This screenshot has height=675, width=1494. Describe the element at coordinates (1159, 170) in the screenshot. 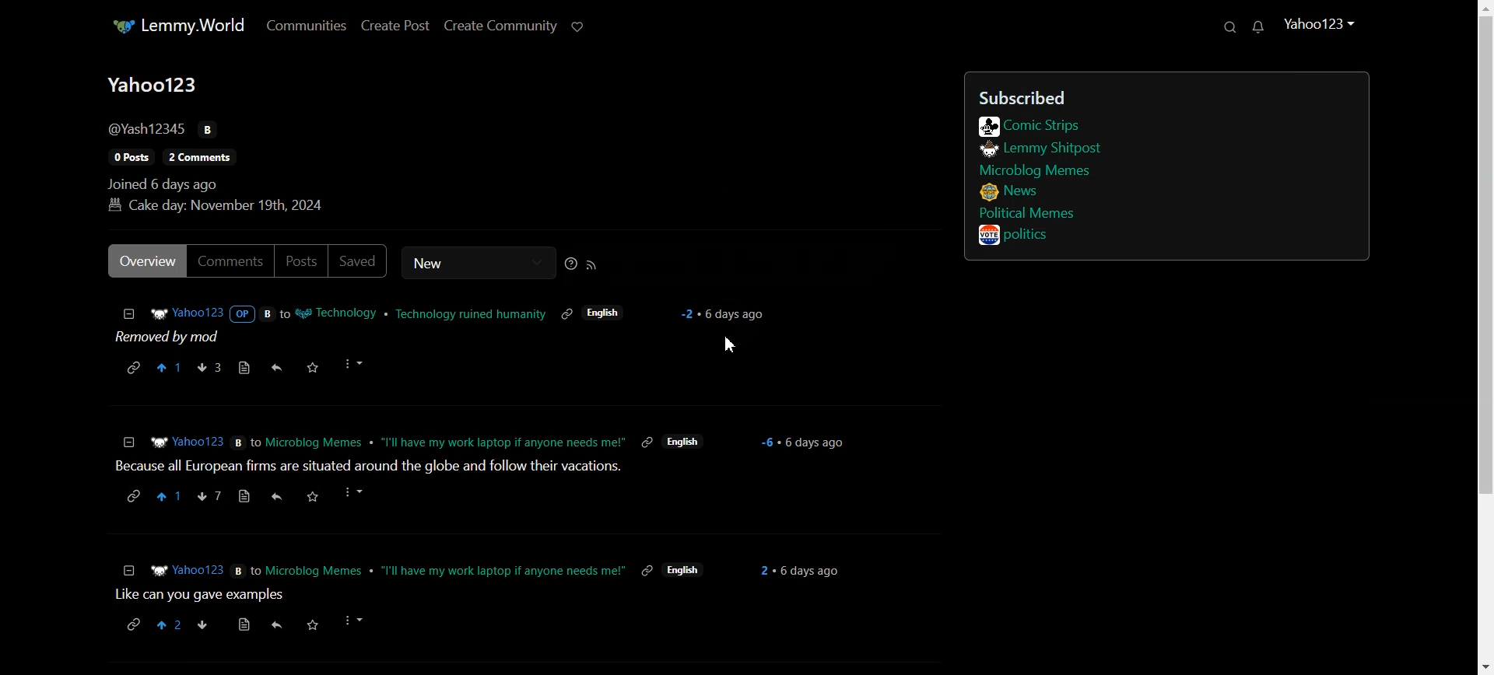

I see `Hyperlink` at that location.